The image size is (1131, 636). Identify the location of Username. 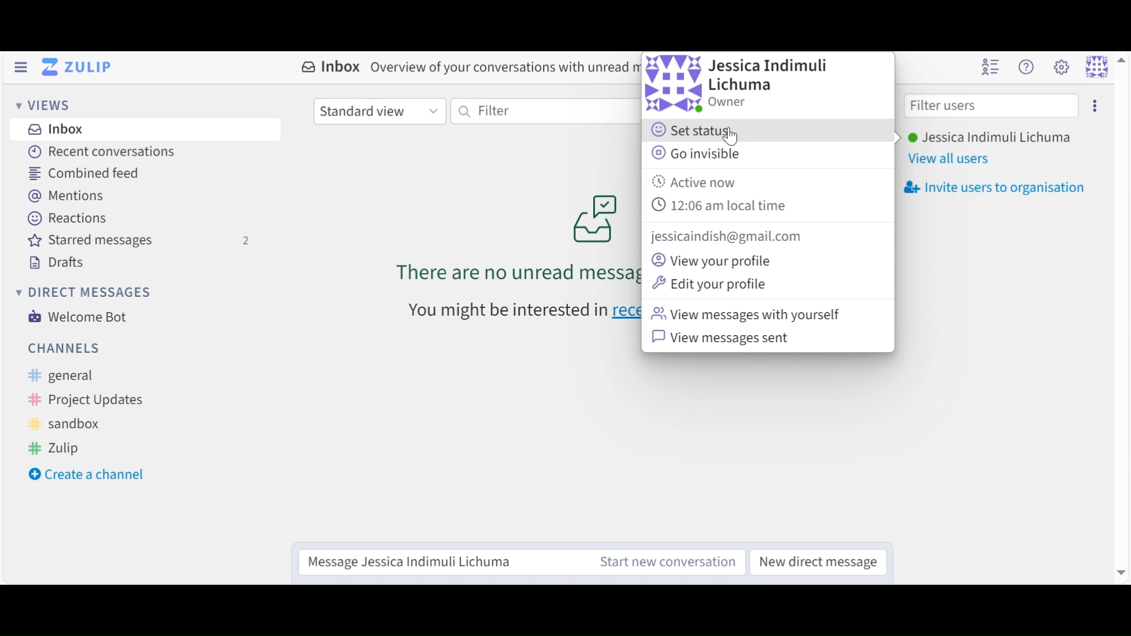
(772, 76).